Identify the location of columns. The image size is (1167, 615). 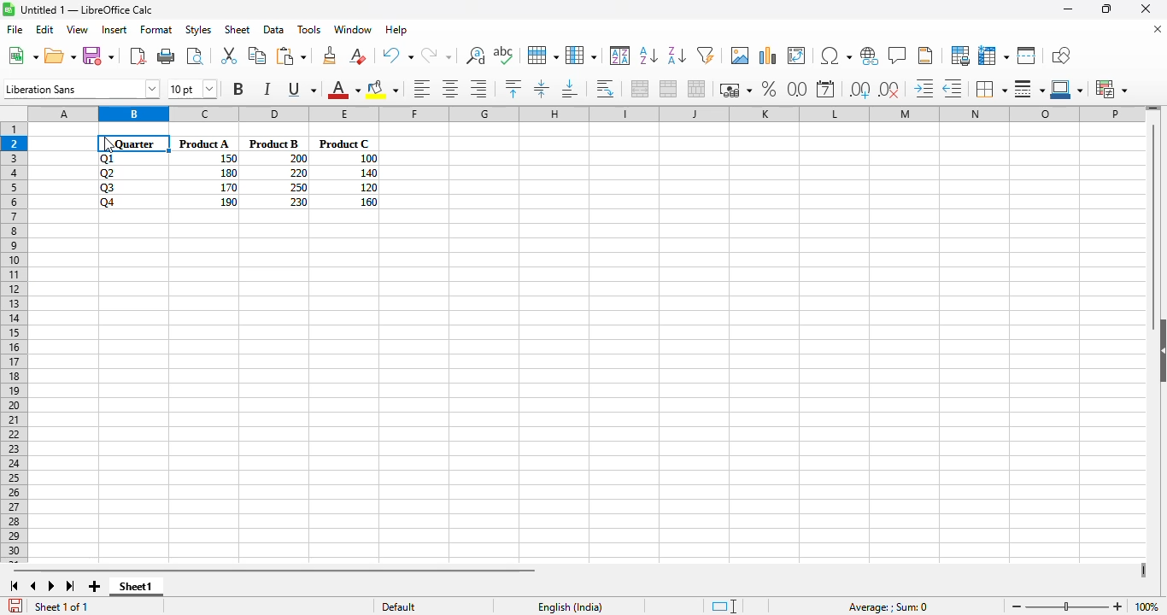
(586, 113).